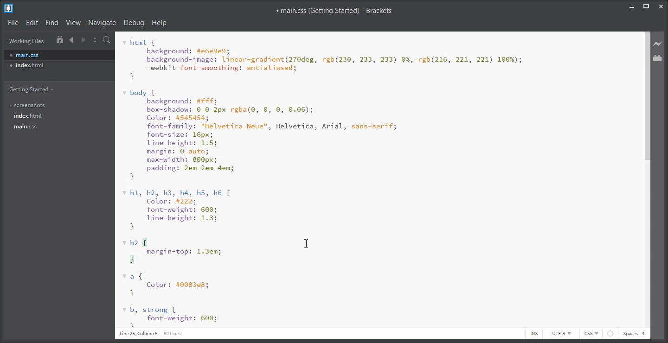 This screenshot has width=668, height=343. Describe the element at coordinates (58, 65) in the screenshot. I see `index.html` at that location.